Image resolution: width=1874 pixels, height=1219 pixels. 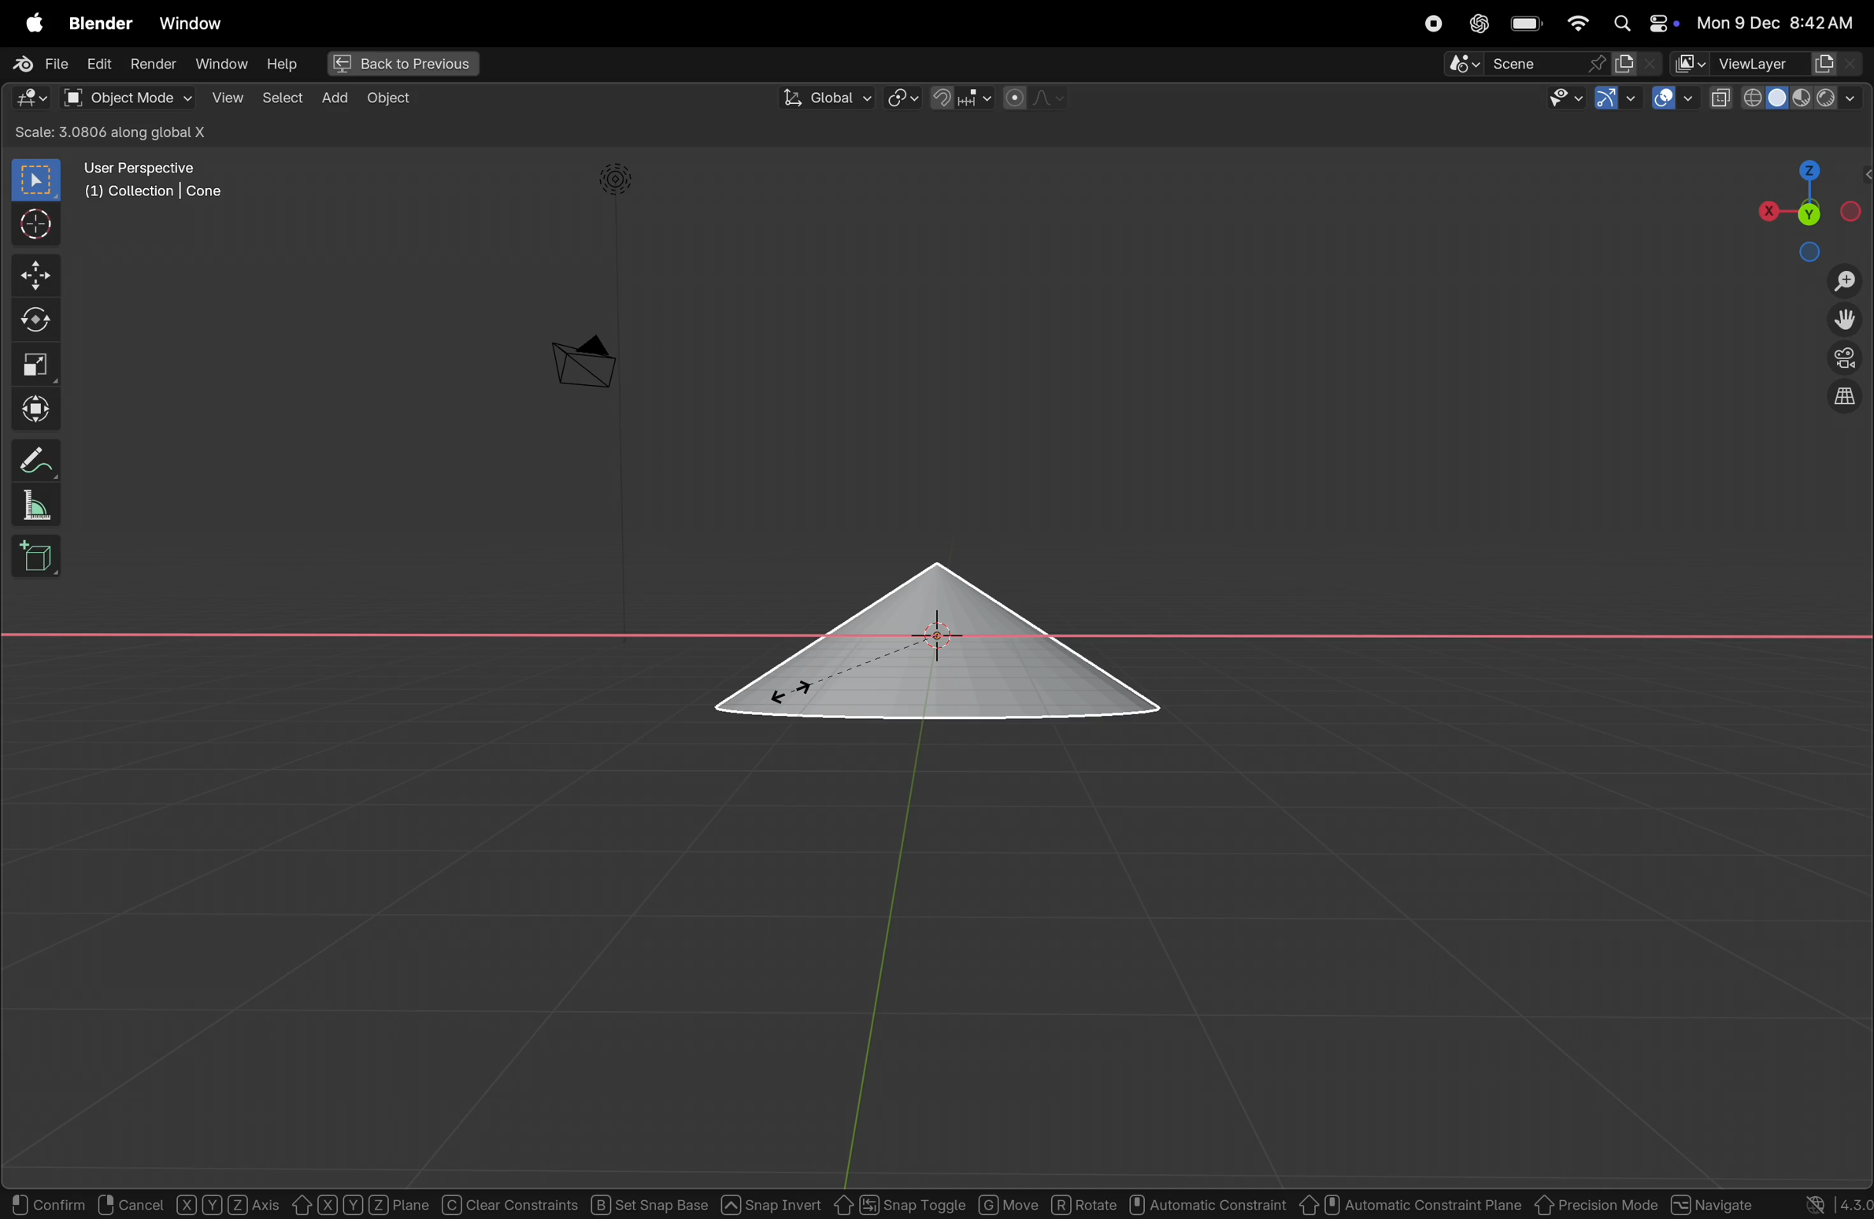 What do you see at coordinates (1825, 131) in the screenshot?
I see `options` at bounding box center [1825, 131].